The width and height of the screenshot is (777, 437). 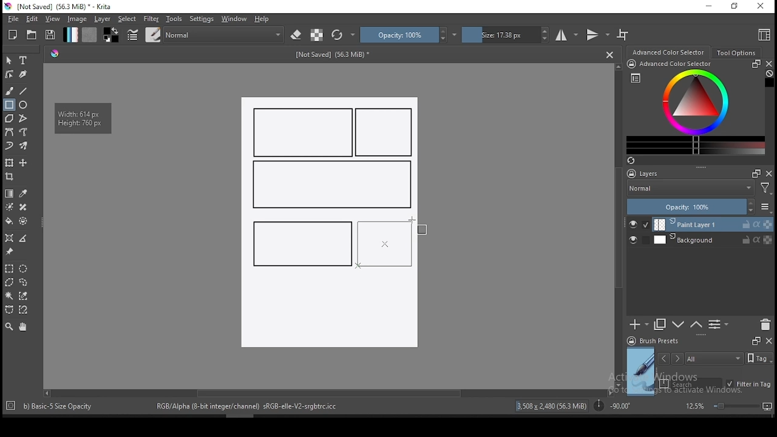 I want to click on scroll bar, so click(x=327, y=392).